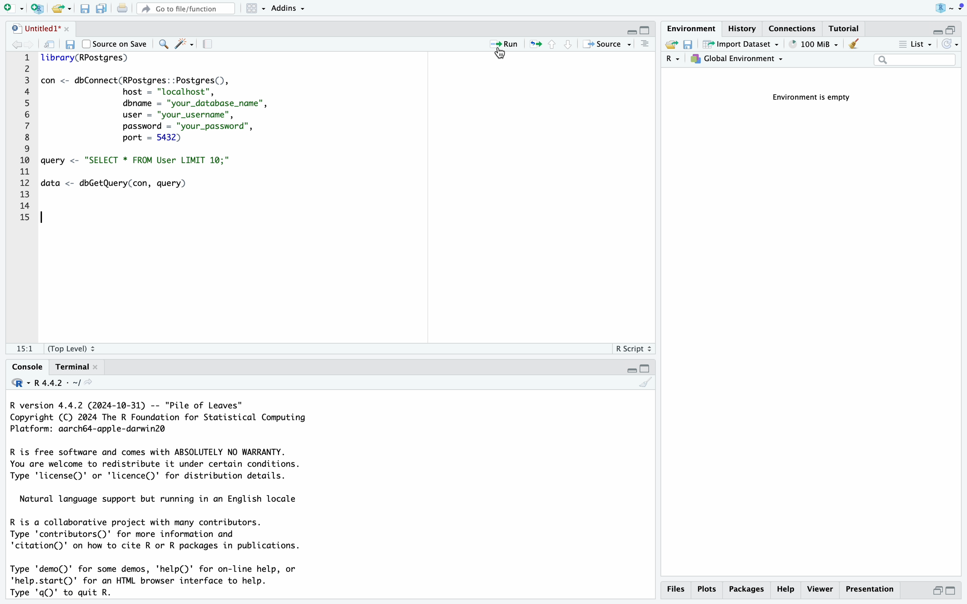 This screenshot has height=604, width=967. What do you see at coordinates (505, 46) in the screenshot?
I see `run the current line or selection` at bounding box center [505, 46].